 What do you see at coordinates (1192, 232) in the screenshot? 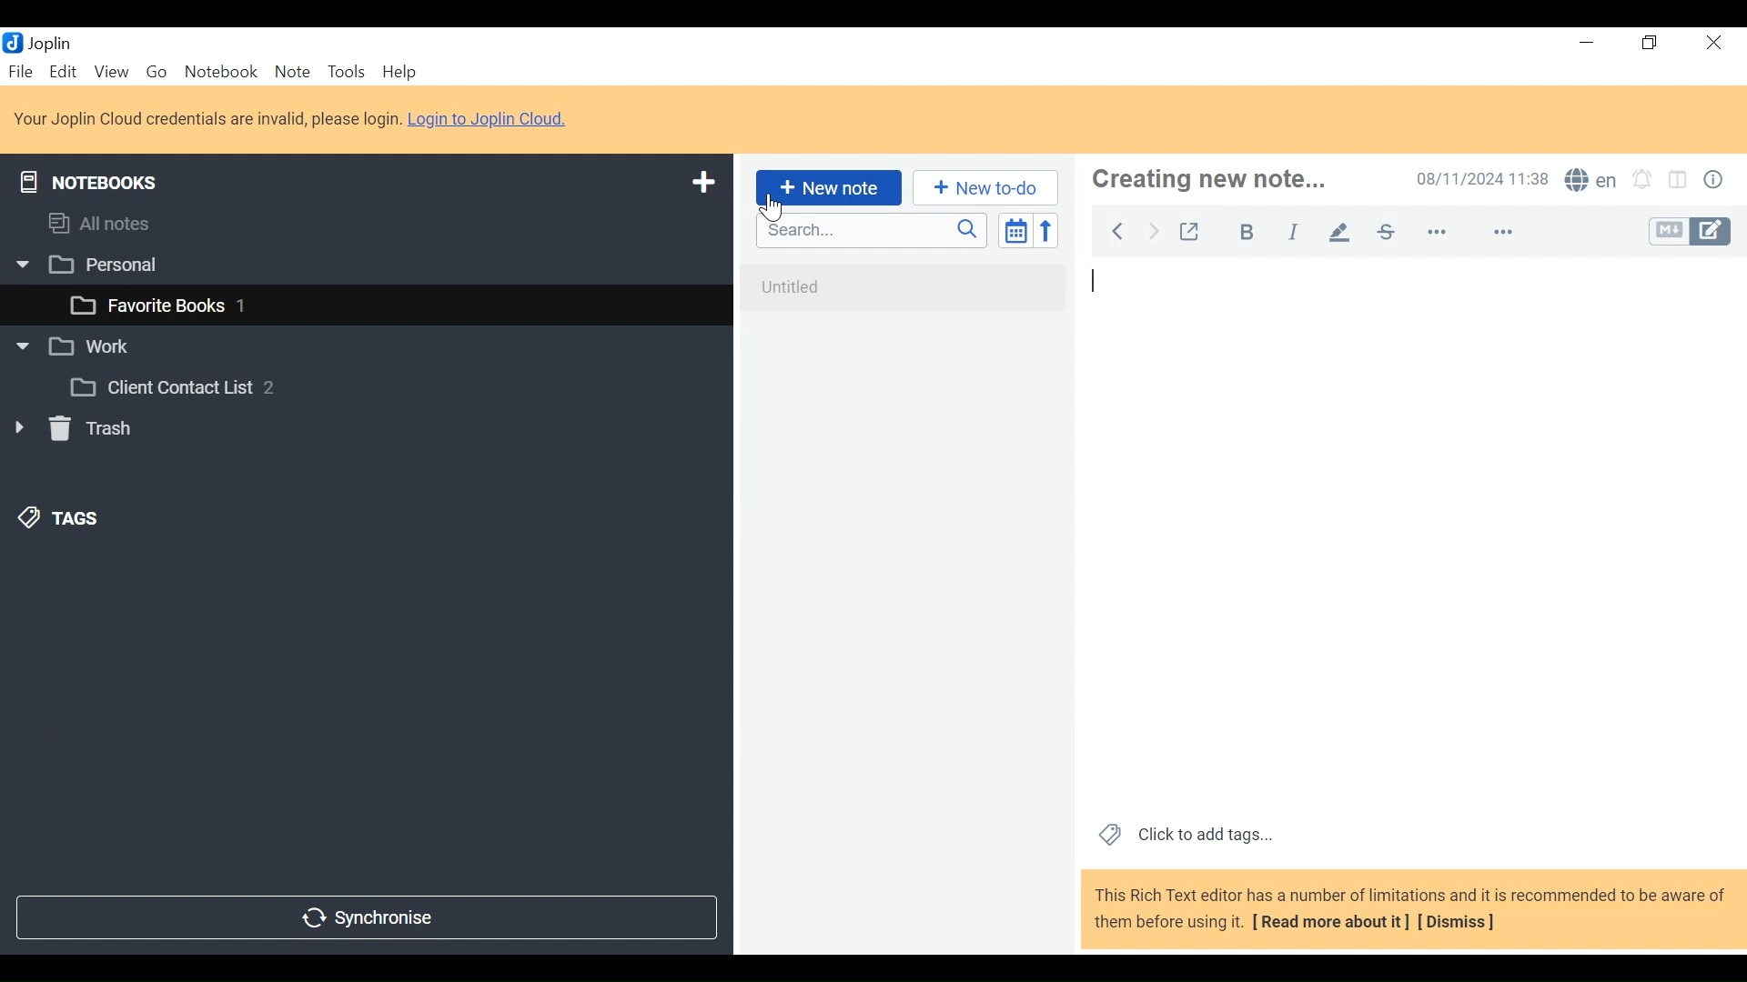
I see `Toggle external editing` at bounding box center [1192, 232].